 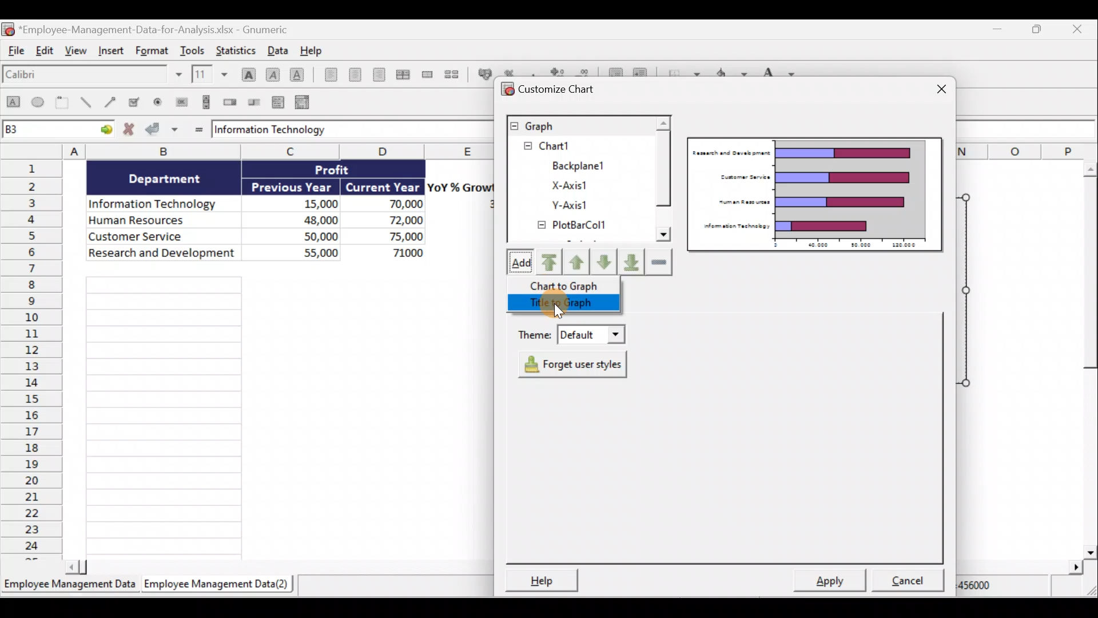 What do you see at coordinates (300, 77) in the screenshot?
I see `Underline` at bounding box center [300, 77].